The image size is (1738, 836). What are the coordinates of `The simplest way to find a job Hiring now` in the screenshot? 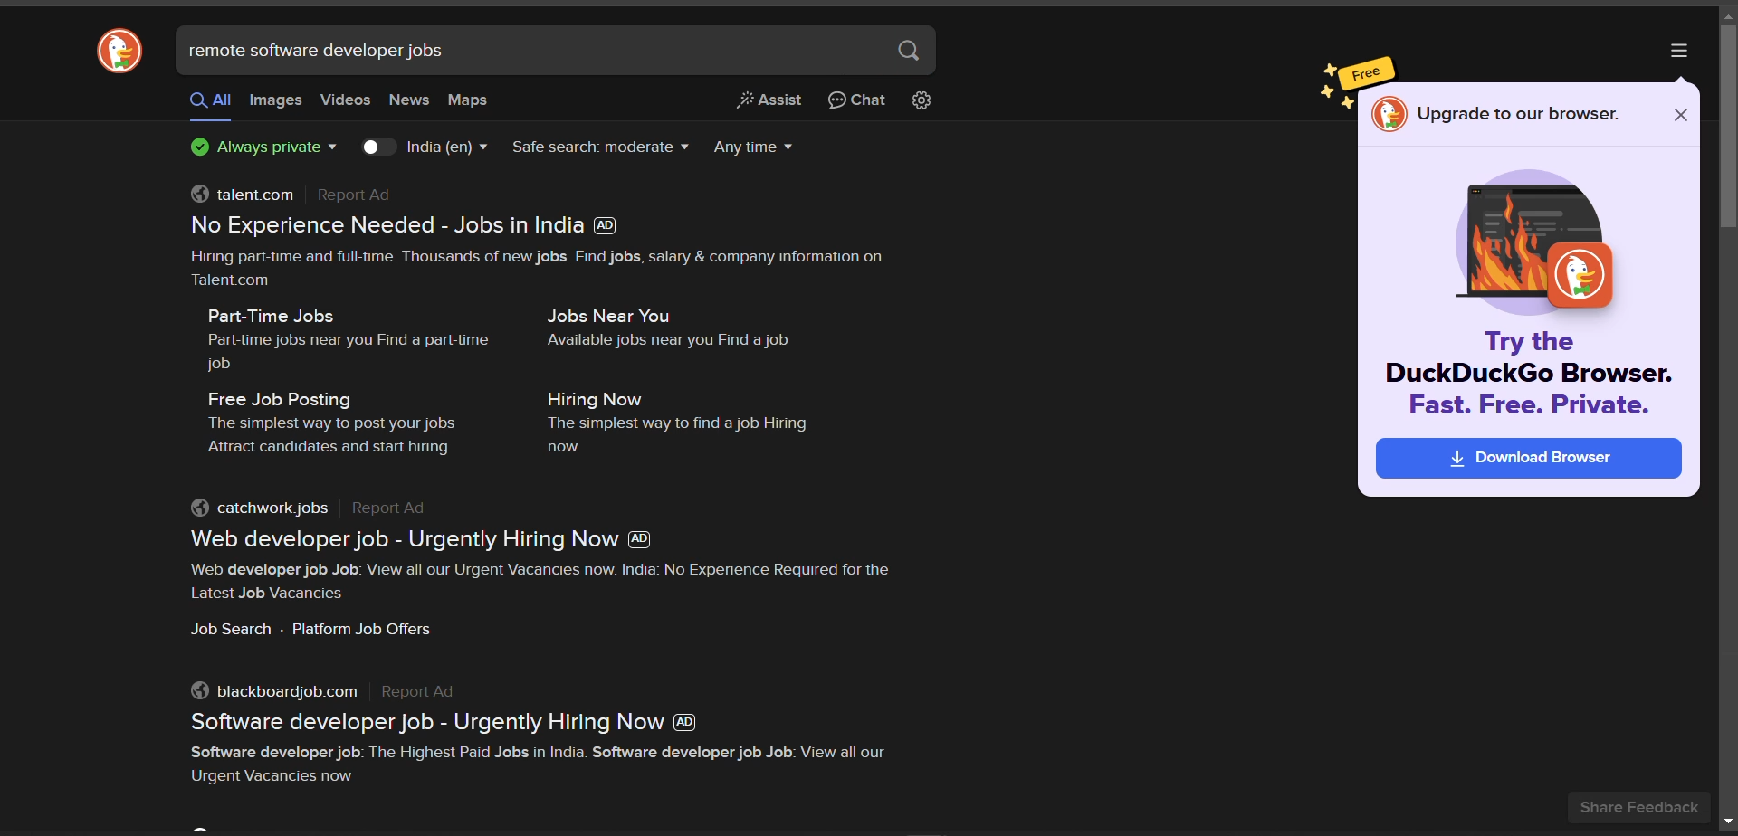 It's located at (682, 437).